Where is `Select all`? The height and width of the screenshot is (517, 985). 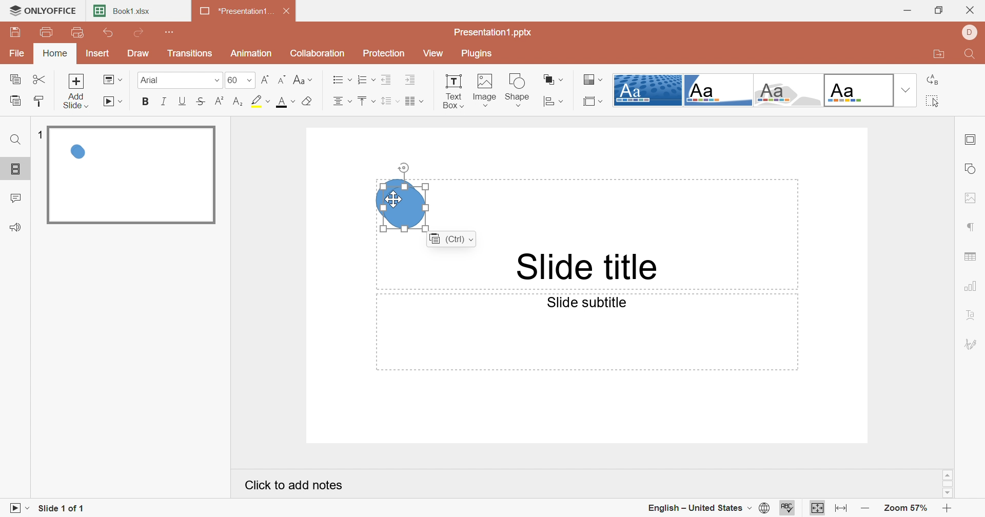 Select all is located at coordinates (930, 102).